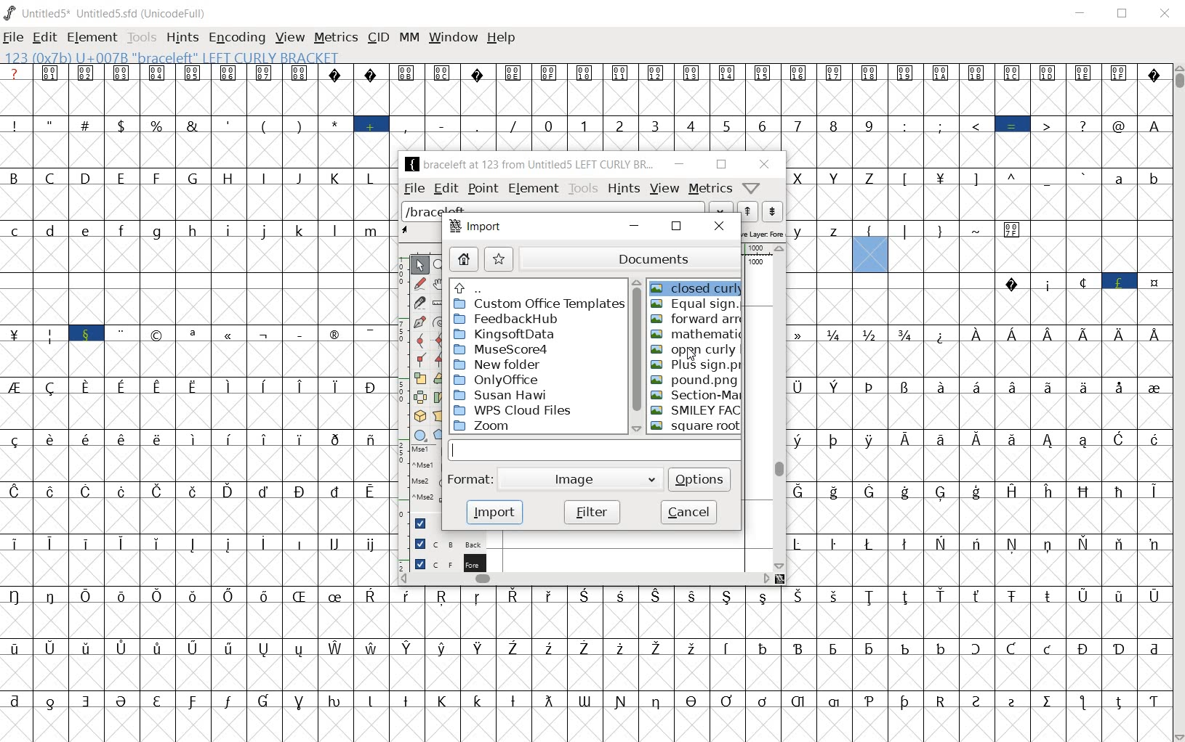 The height and width of the screenshot is (742, 1185). I want to click on documents, so click(631, 259).